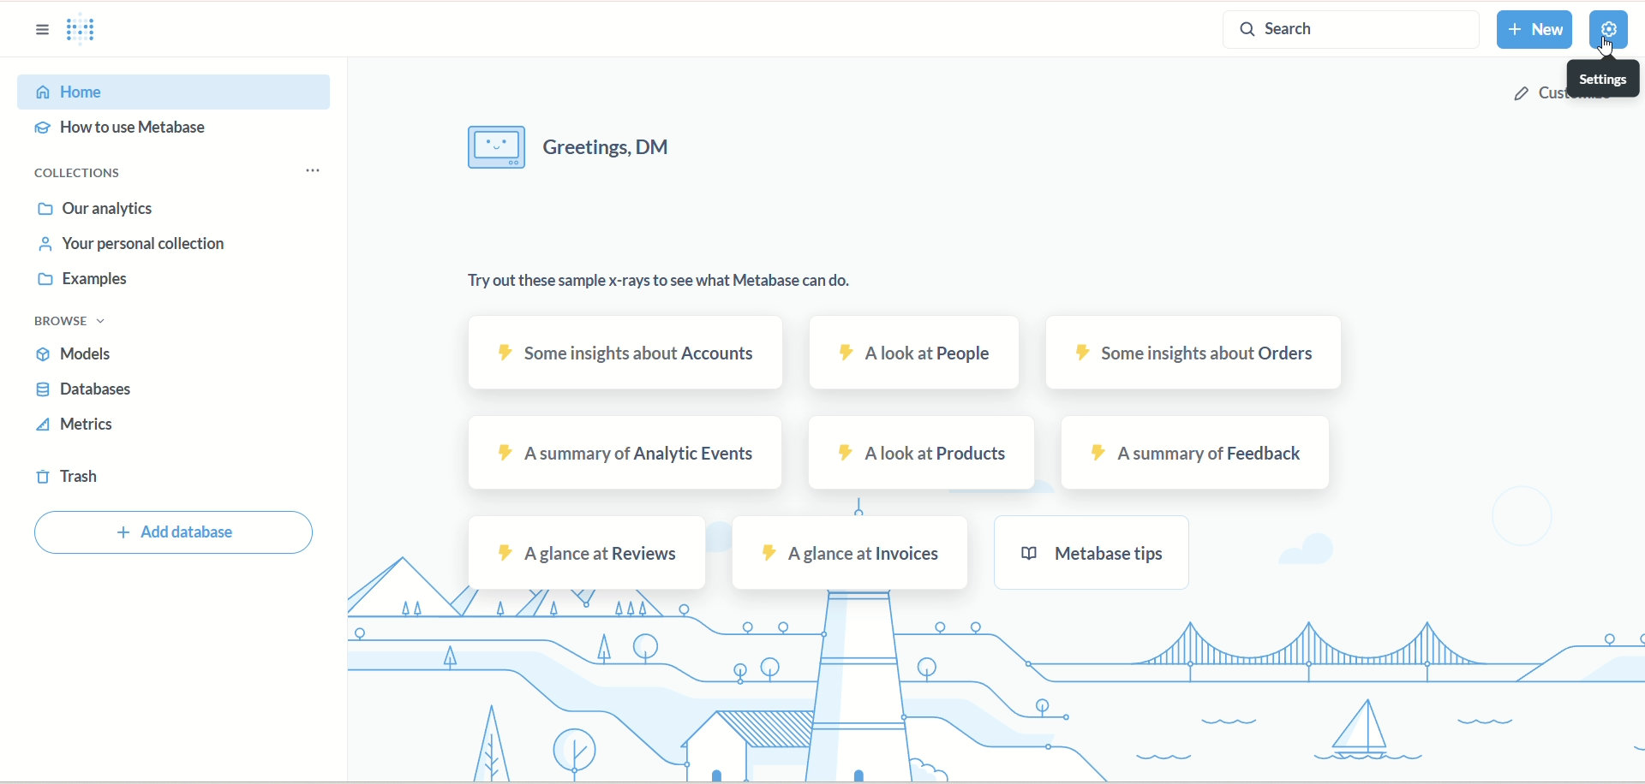 This screenshot has height=784, width=1645. Describe the element at coordinates (1199, 353) in the screenshot. I see `some insights about orders` at that location.